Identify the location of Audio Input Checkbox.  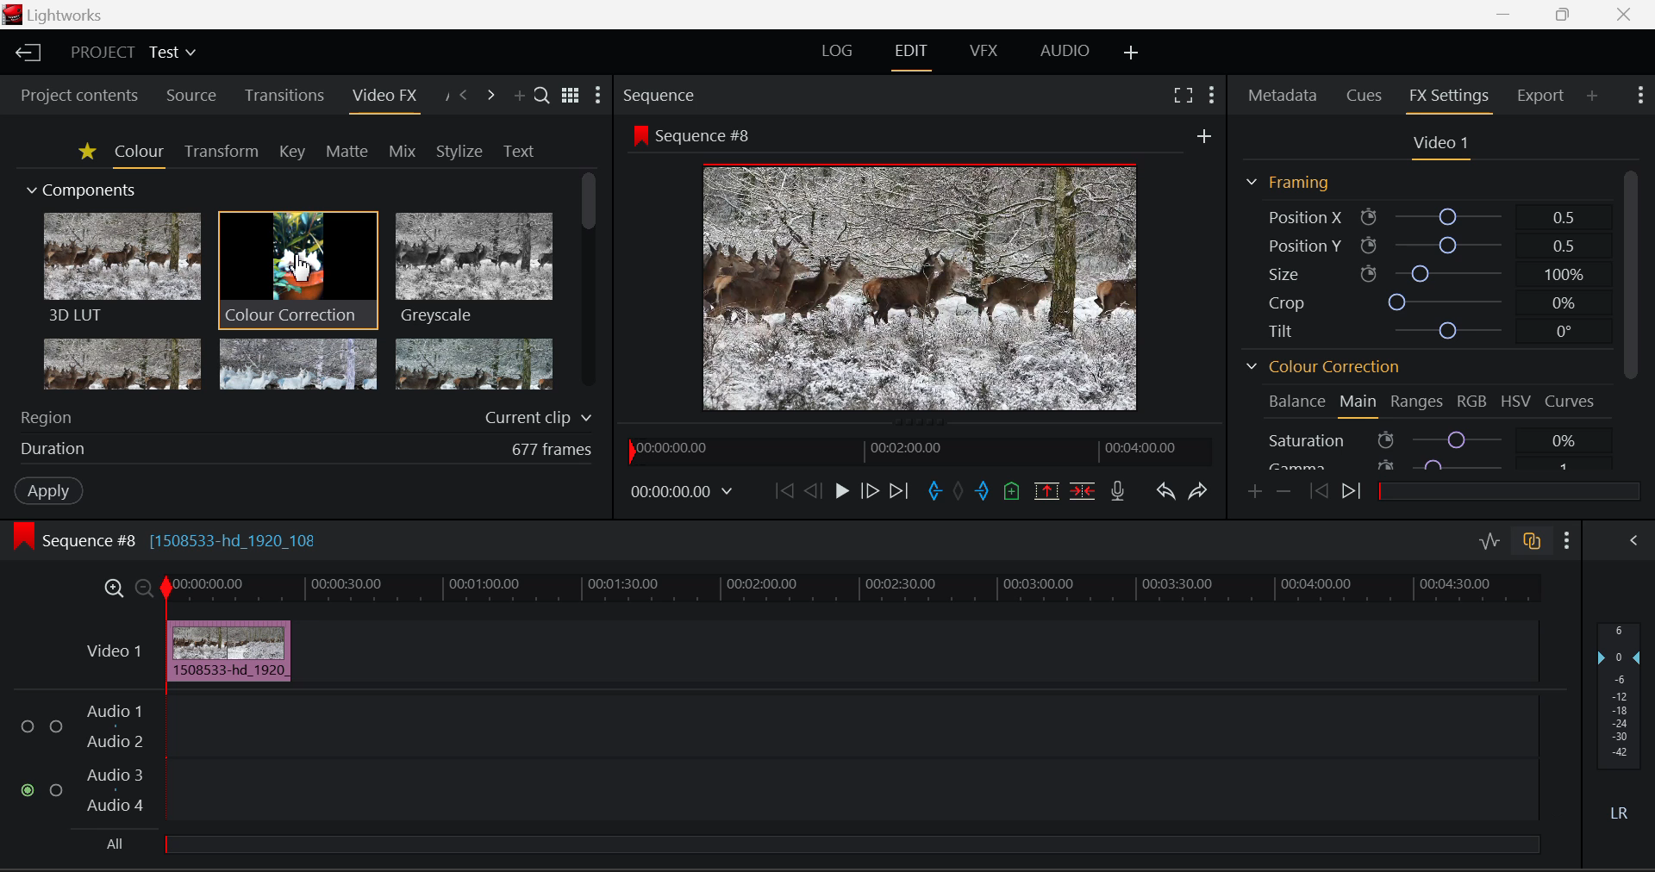
(27, 727).